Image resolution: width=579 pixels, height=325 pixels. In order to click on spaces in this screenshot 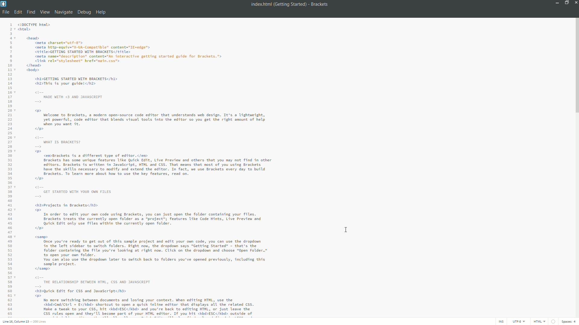, I will do `click(569, 322)`.